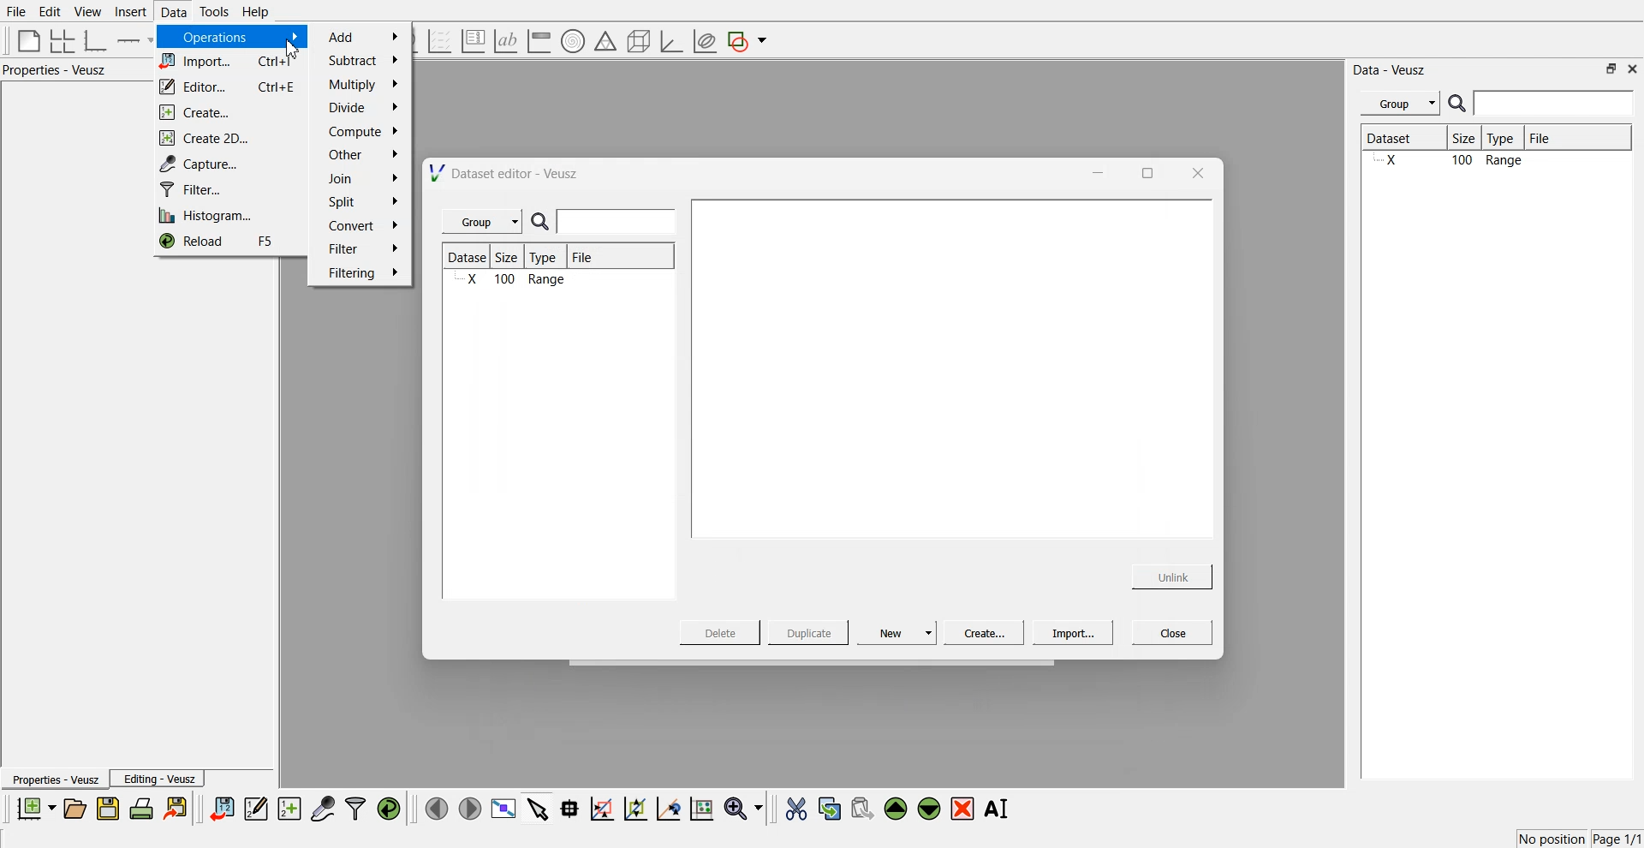 This screenshot has width=1644, height=848. What do you see at coordinates (512, 258) in the screenshot?
I see `Size` at bounding box center [512, 258].